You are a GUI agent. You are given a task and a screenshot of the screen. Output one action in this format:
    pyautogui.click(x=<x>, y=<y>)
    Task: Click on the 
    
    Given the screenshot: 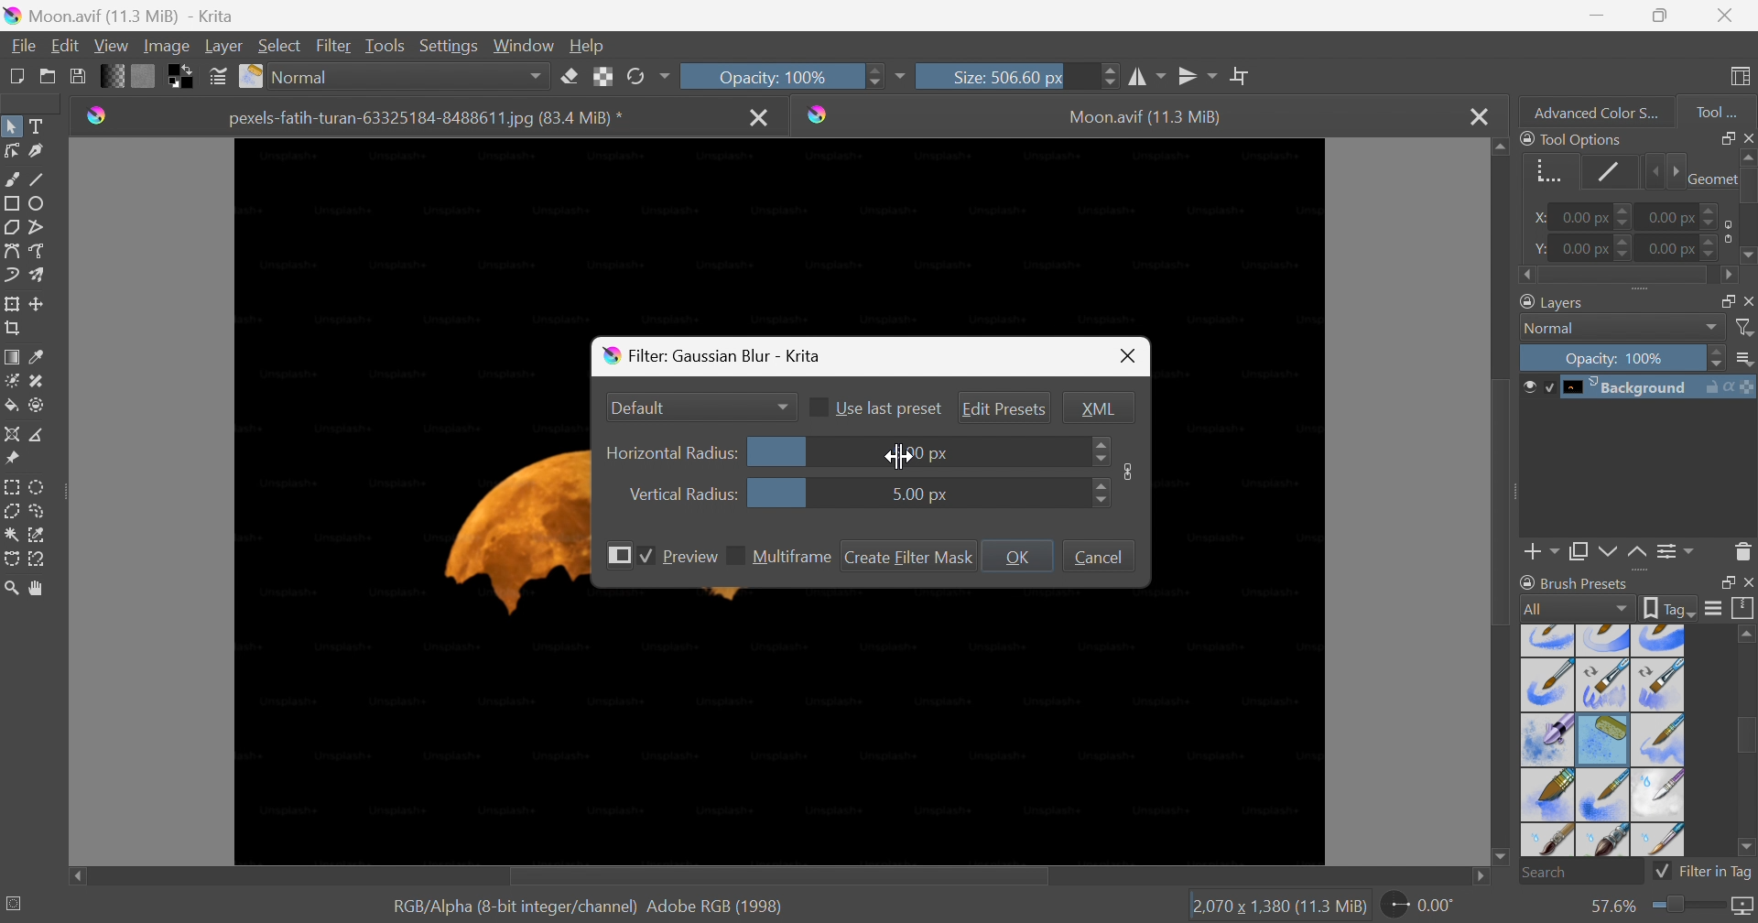 What is the action you would take?
    pyautogui.click(x=1601, y=16)
    